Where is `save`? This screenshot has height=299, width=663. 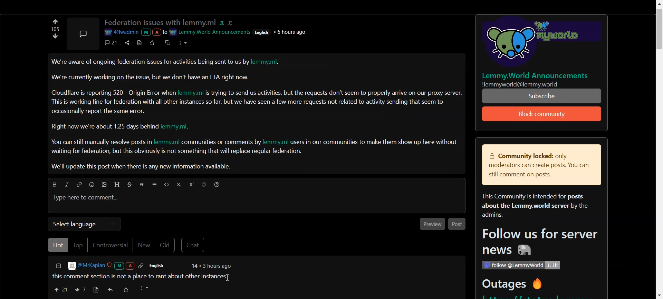
save is located at coordinates (154, 42).